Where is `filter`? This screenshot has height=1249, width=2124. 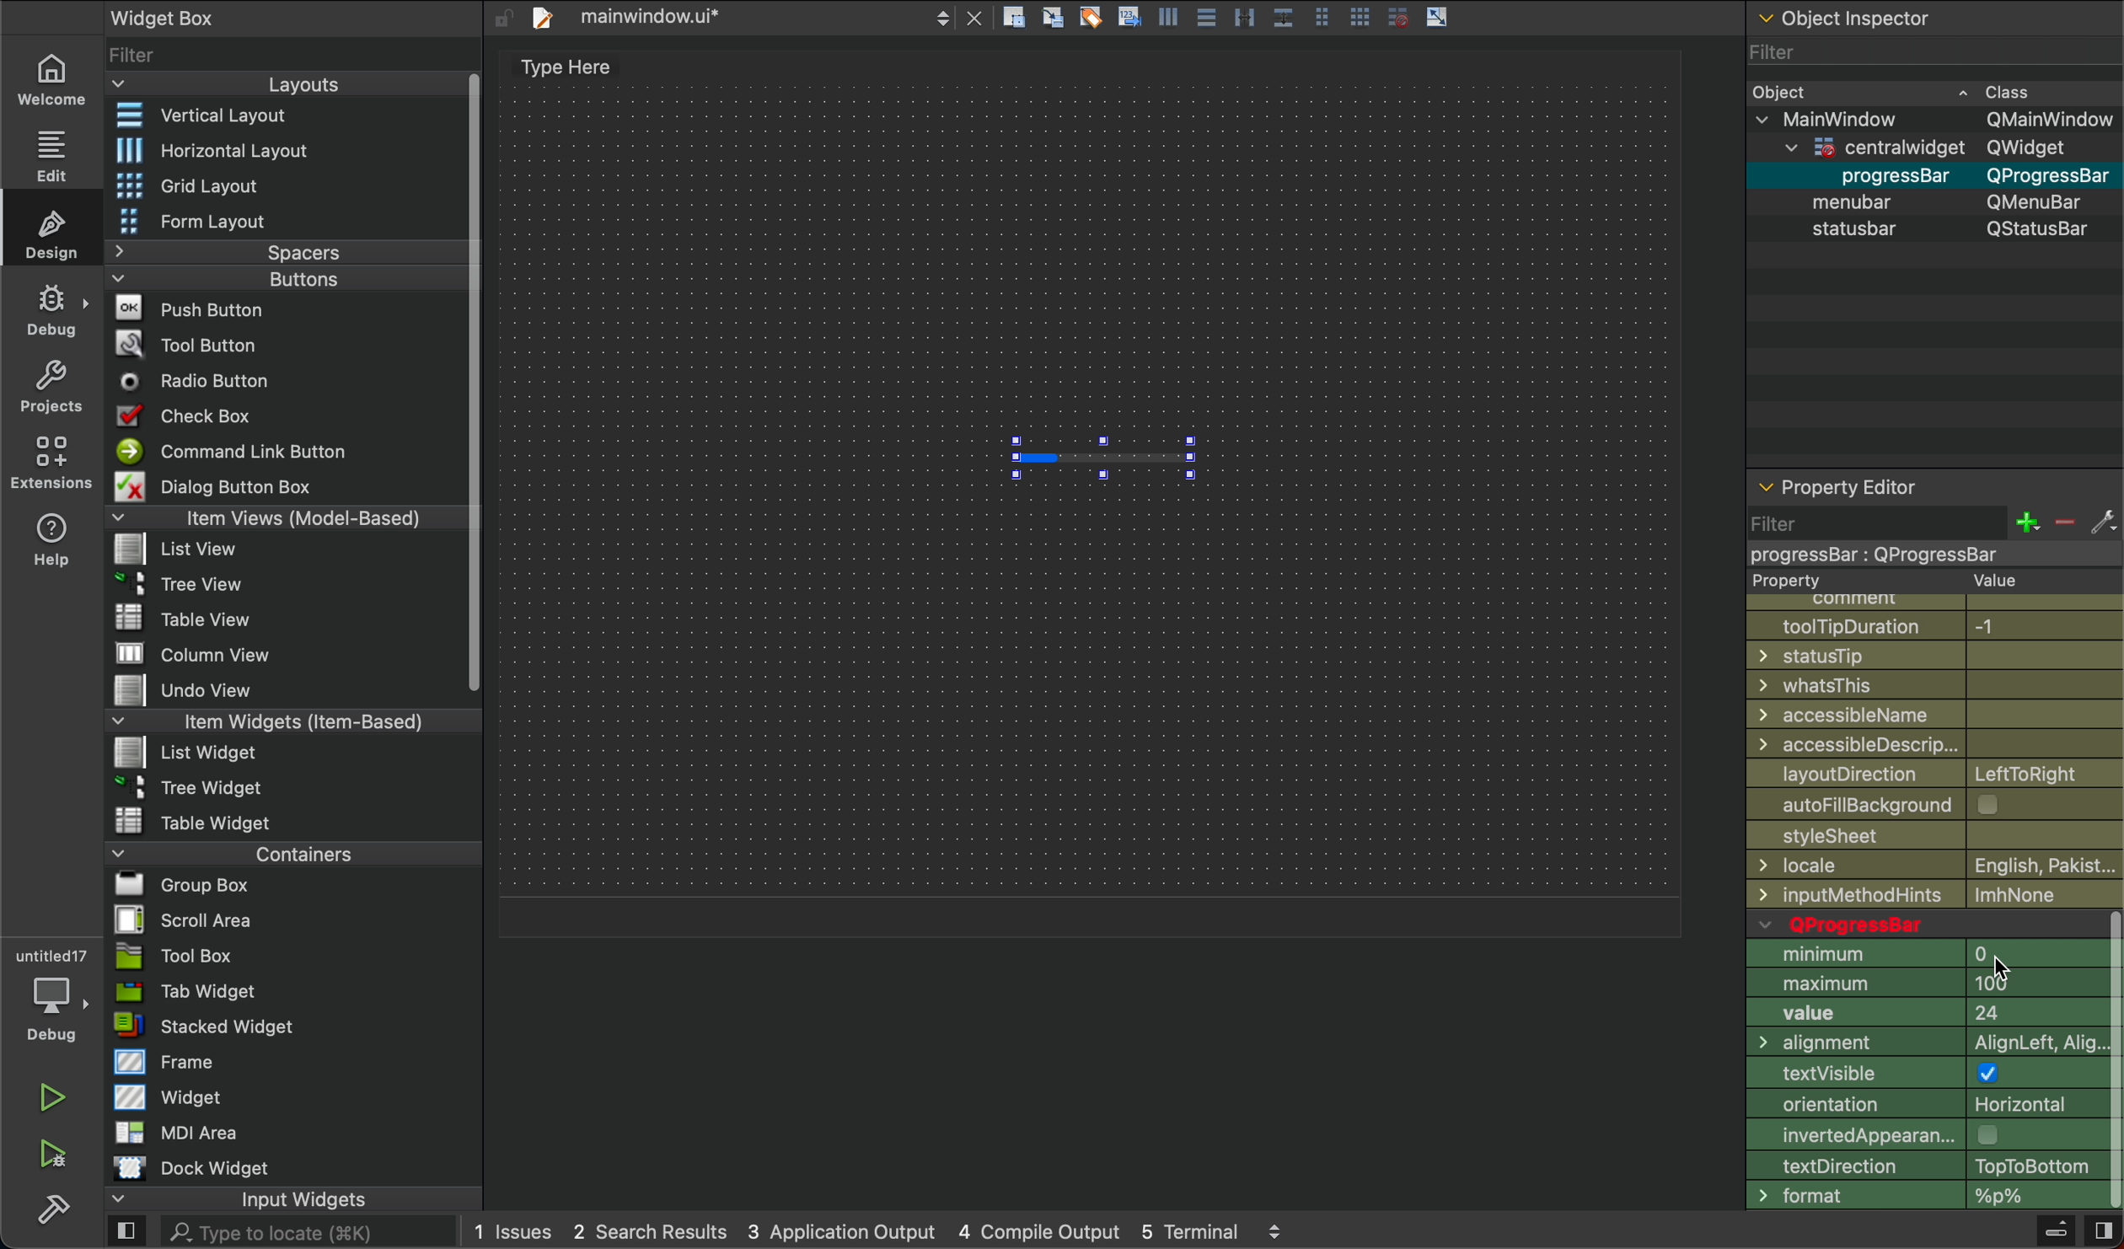
filter is located at coordinates (1930, 535).